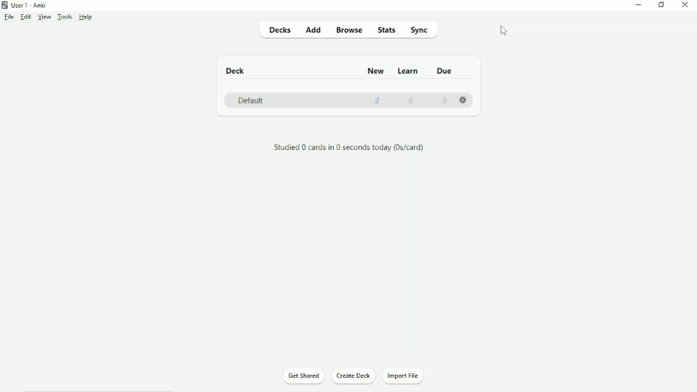 The width and height of the screenshot is (697, 392). What do you see at coordinates (86, 17) in the screenshot?
I see `Help` at bounding box center [86, 17].